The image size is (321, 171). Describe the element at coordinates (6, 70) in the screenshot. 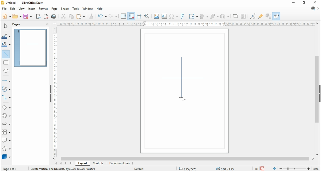

I see `ellipse` at that location.